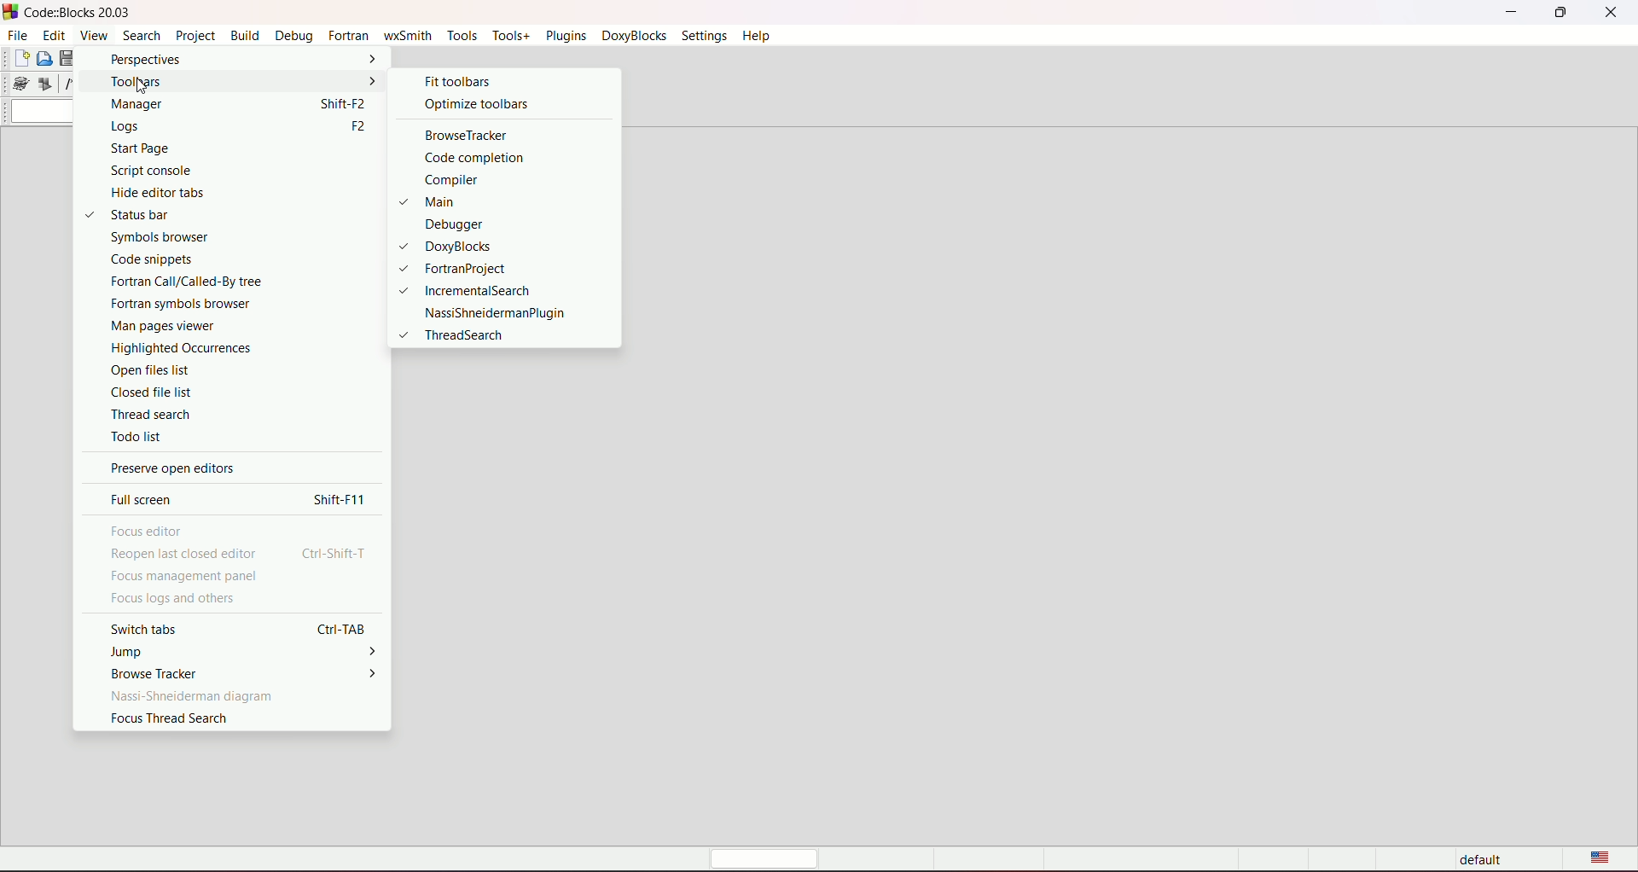 Image resolution: width=1638 pixels, height=872 pixels. What do you see at coordinates (170, 718) in the screenshot?
I see `focus thread search` at bounding box center [170, 718].